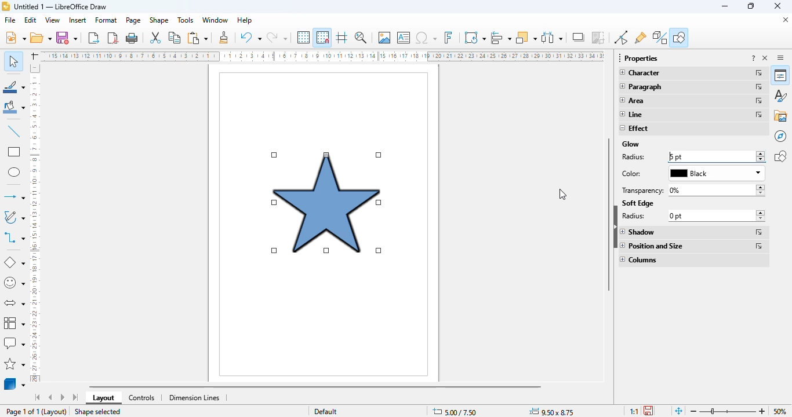  I want to click on scroll to first sheet, so click(37, 397).